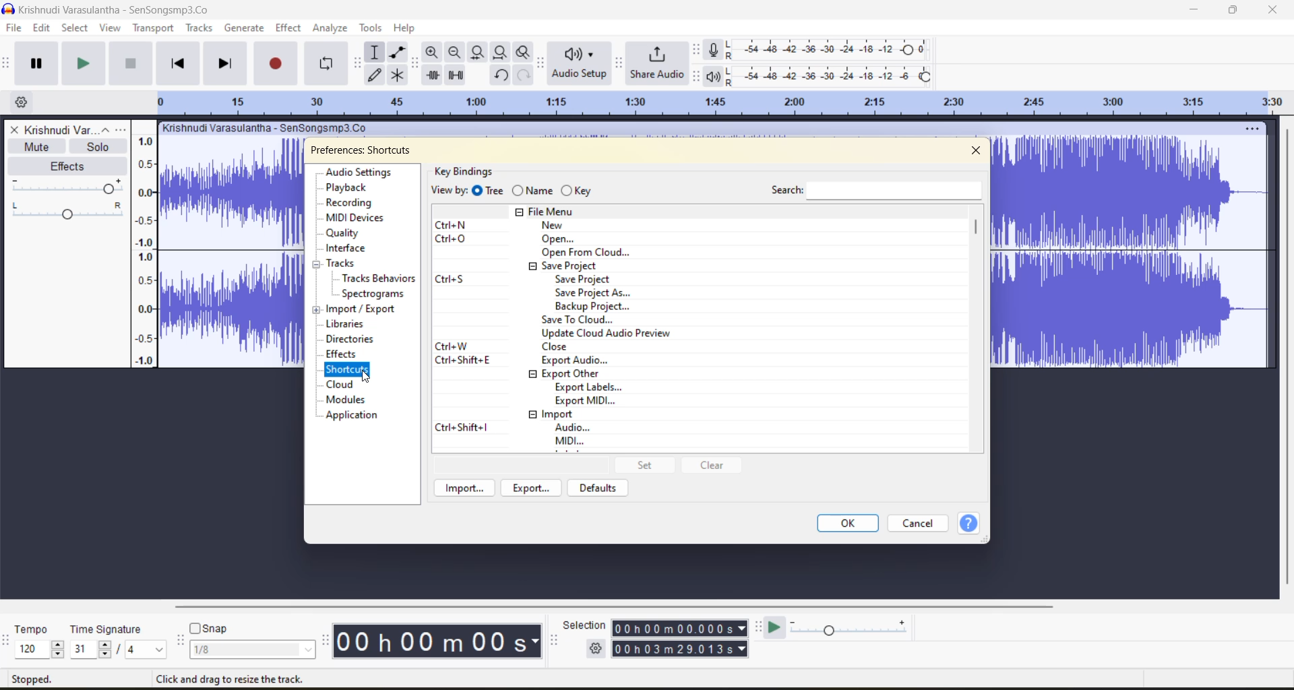 The image size is (1294, 690). Describe the element at coordinates (332, 29) in the screenshot. I see `analyze` at that location.